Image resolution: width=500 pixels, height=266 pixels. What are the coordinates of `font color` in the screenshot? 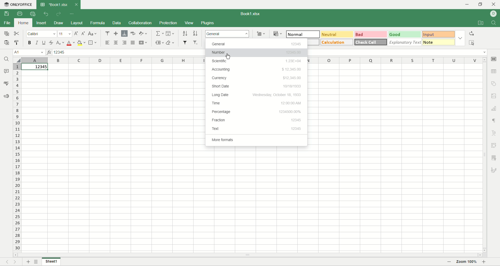 It's located at (71, 43).